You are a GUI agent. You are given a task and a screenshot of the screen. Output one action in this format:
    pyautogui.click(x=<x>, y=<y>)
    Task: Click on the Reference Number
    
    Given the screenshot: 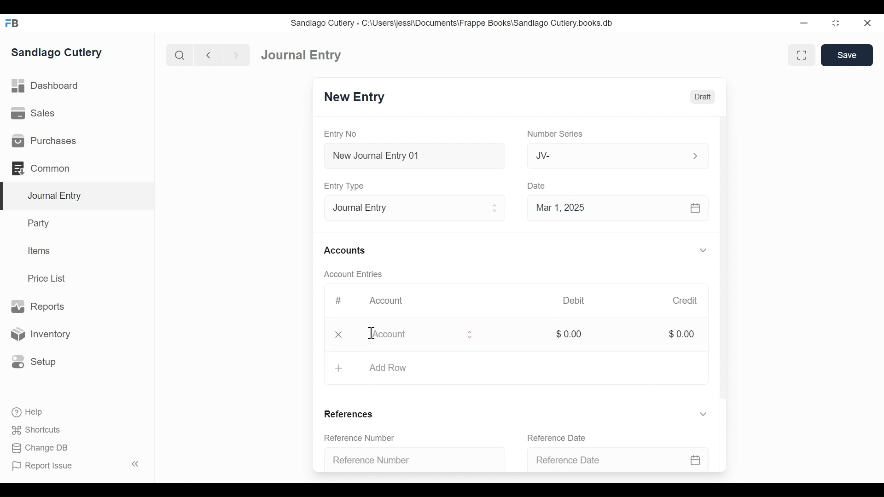 What is the action you would take?
    pyautogui.click(x=361, y=437)
    